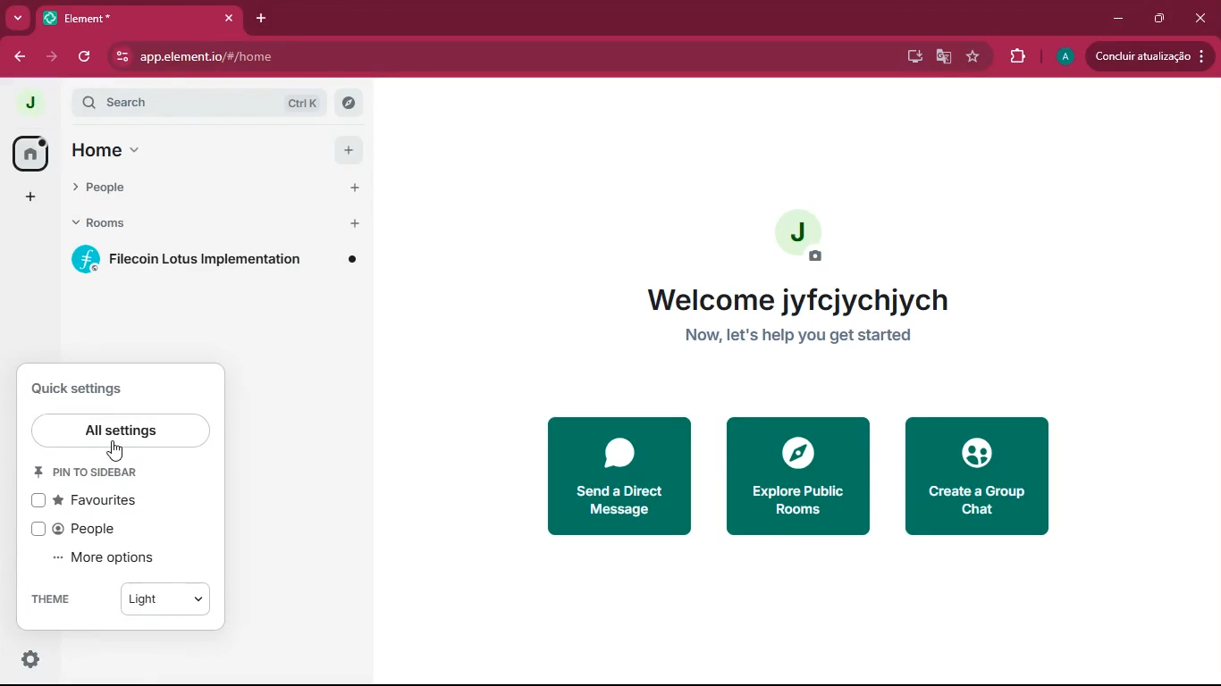 The image size is (1221, 686). Describe the element at coordinates (128, 17) in the screenshot. I see `Element*` at that location.